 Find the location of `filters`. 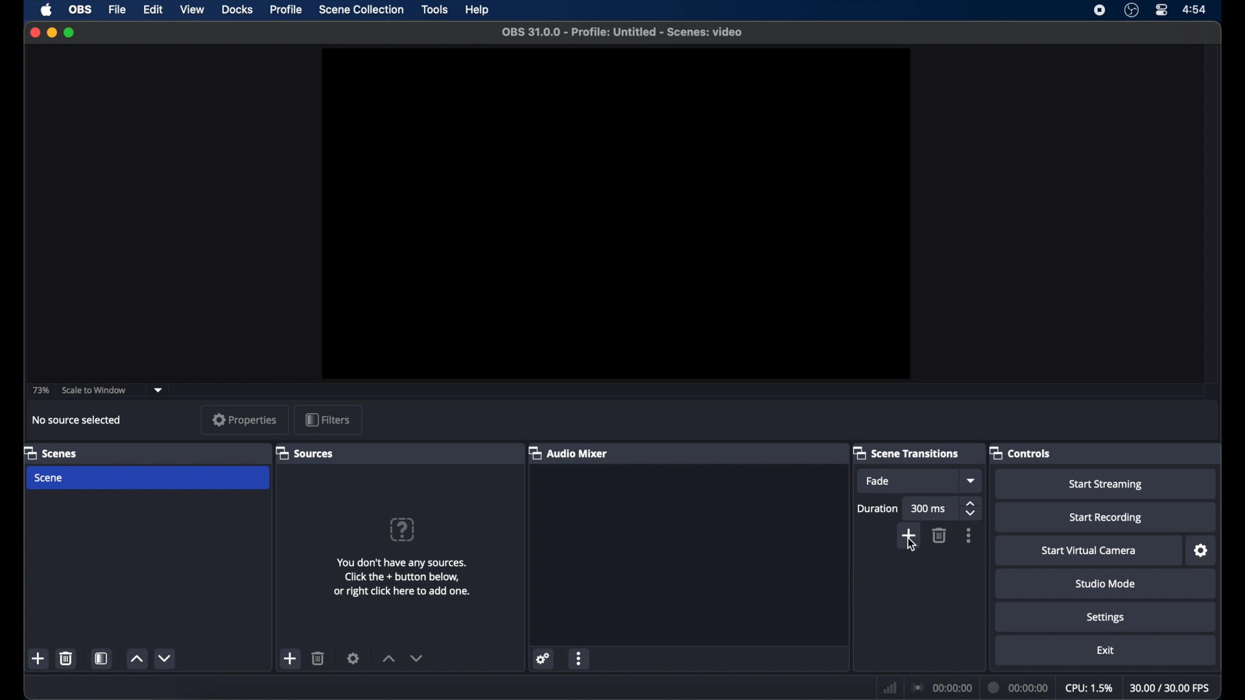

filters is located at coordinates (327, 419).